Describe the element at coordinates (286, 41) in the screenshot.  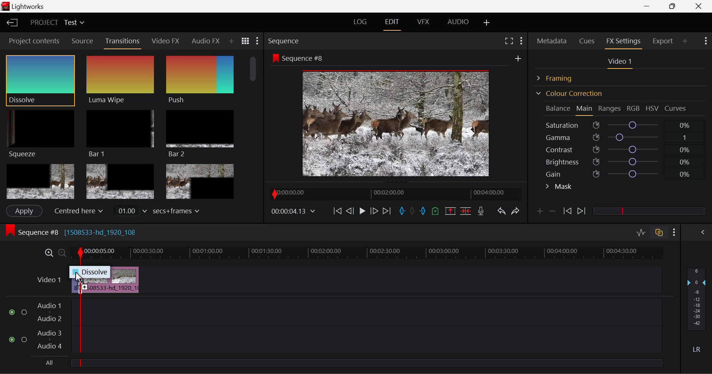
I see `Sequence Preview Section` at that location.